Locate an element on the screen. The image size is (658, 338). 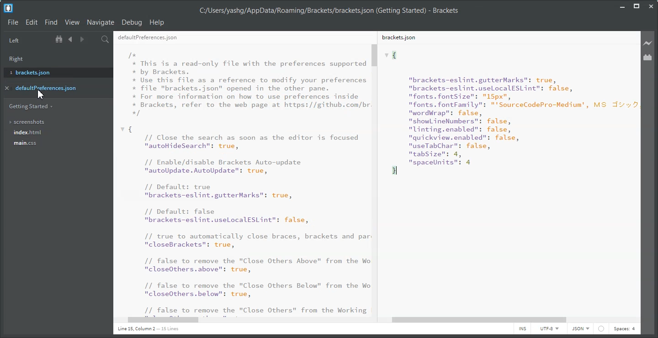
brackets.json File is located at coordinates (504, 37).